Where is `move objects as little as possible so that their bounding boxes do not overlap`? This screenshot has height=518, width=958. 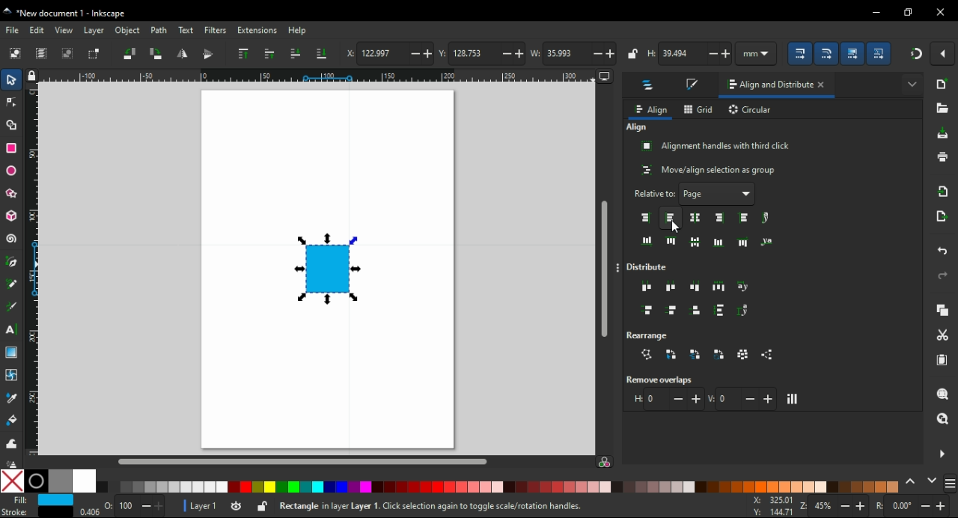
move objects as little as possible so that their bounding boxes do not overlap is located at coordinates (794, 399).